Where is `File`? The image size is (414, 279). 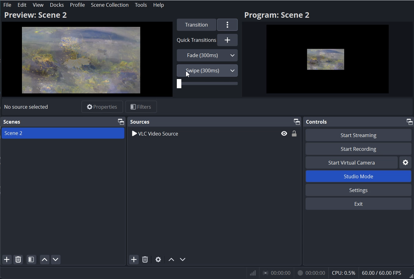
File is located at coordinates (7, 5).